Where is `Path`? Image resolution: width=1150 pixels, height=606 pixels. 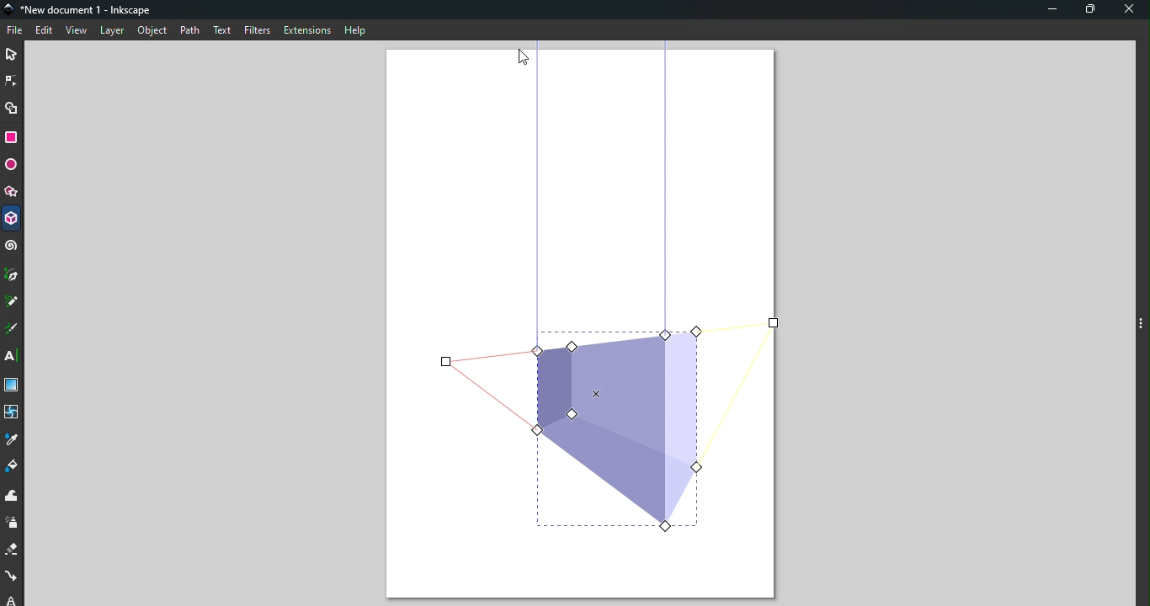
Path is located at coordinates (190, 30).